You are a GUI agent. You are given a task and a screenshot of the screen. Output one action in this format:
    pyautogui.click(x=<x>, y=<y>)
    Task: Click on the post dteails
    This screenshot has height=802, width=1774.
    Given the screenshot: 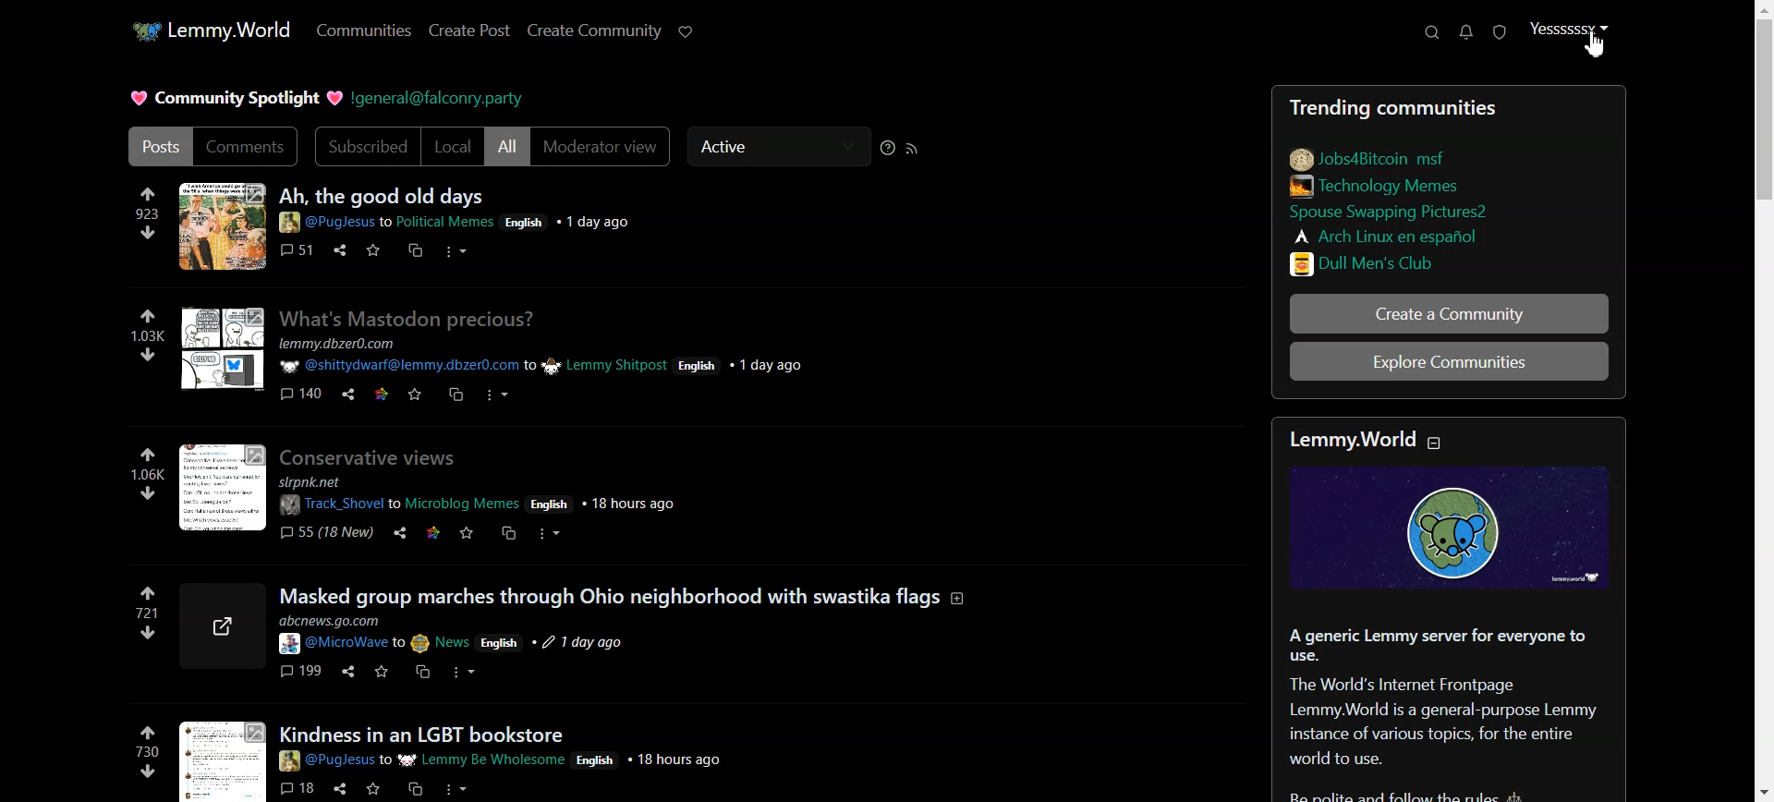 What is the action you would take?
    pyautogui.click(x=472, y=634)
    